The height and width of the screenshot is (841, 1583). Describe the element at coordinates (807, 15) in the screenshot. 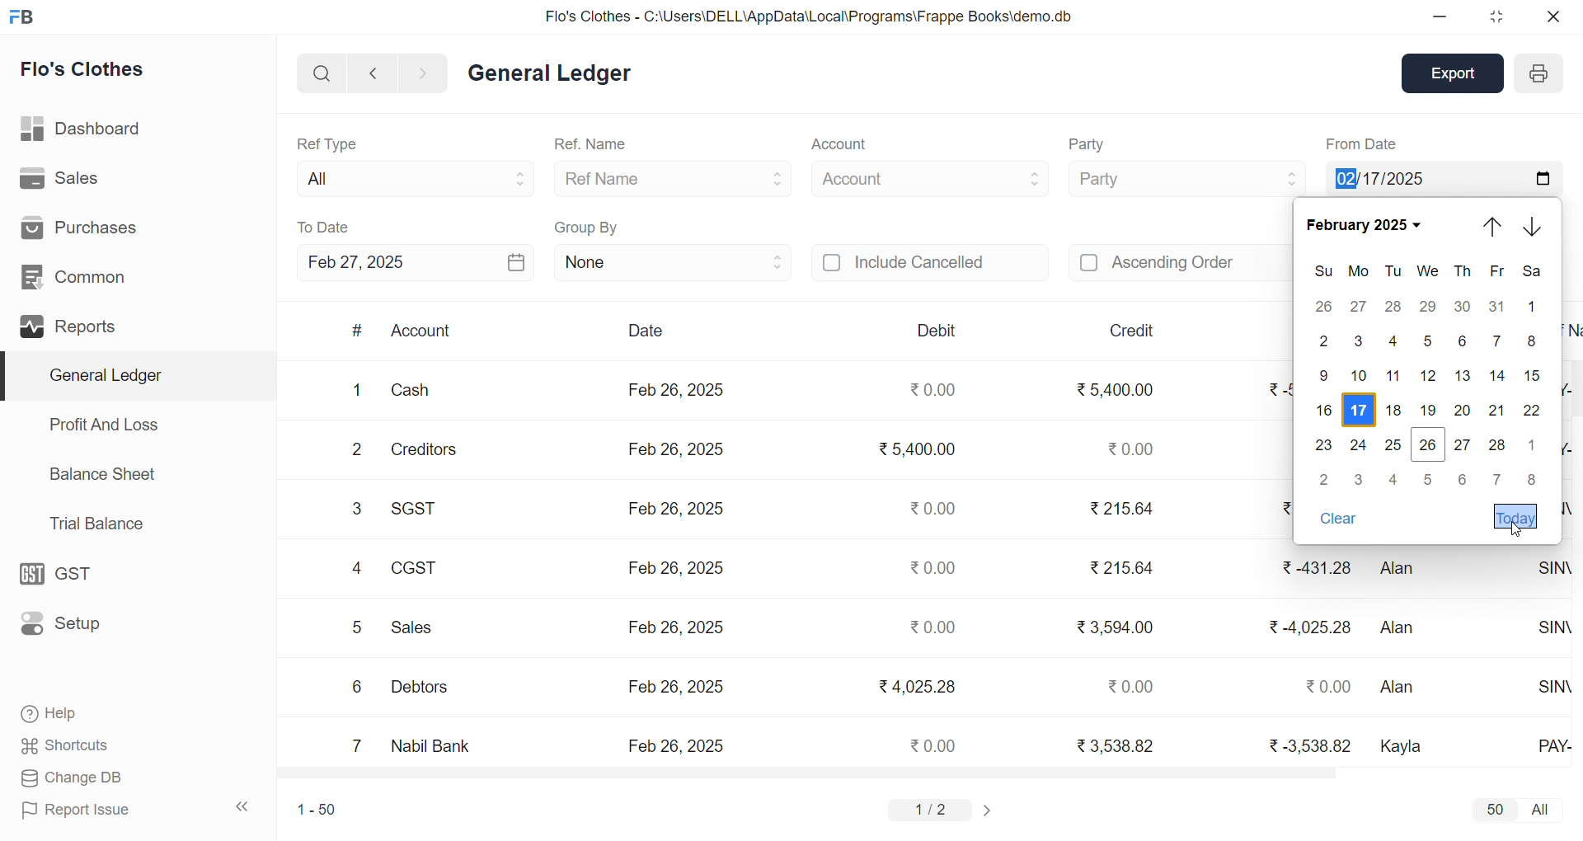

I see `Flo's Clothes - C:\Users\DELL\AppData\Local\Programs\Frappe Books\demo.db` at that location.